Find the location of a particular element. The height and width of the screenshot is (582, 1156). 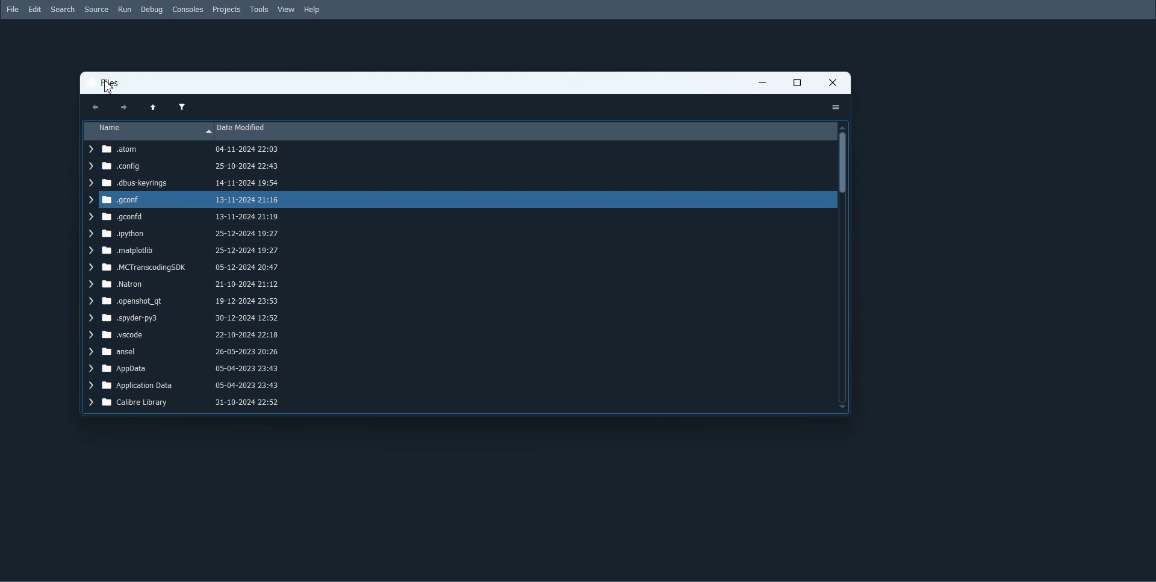

Source is located at coordinates (96, 10).